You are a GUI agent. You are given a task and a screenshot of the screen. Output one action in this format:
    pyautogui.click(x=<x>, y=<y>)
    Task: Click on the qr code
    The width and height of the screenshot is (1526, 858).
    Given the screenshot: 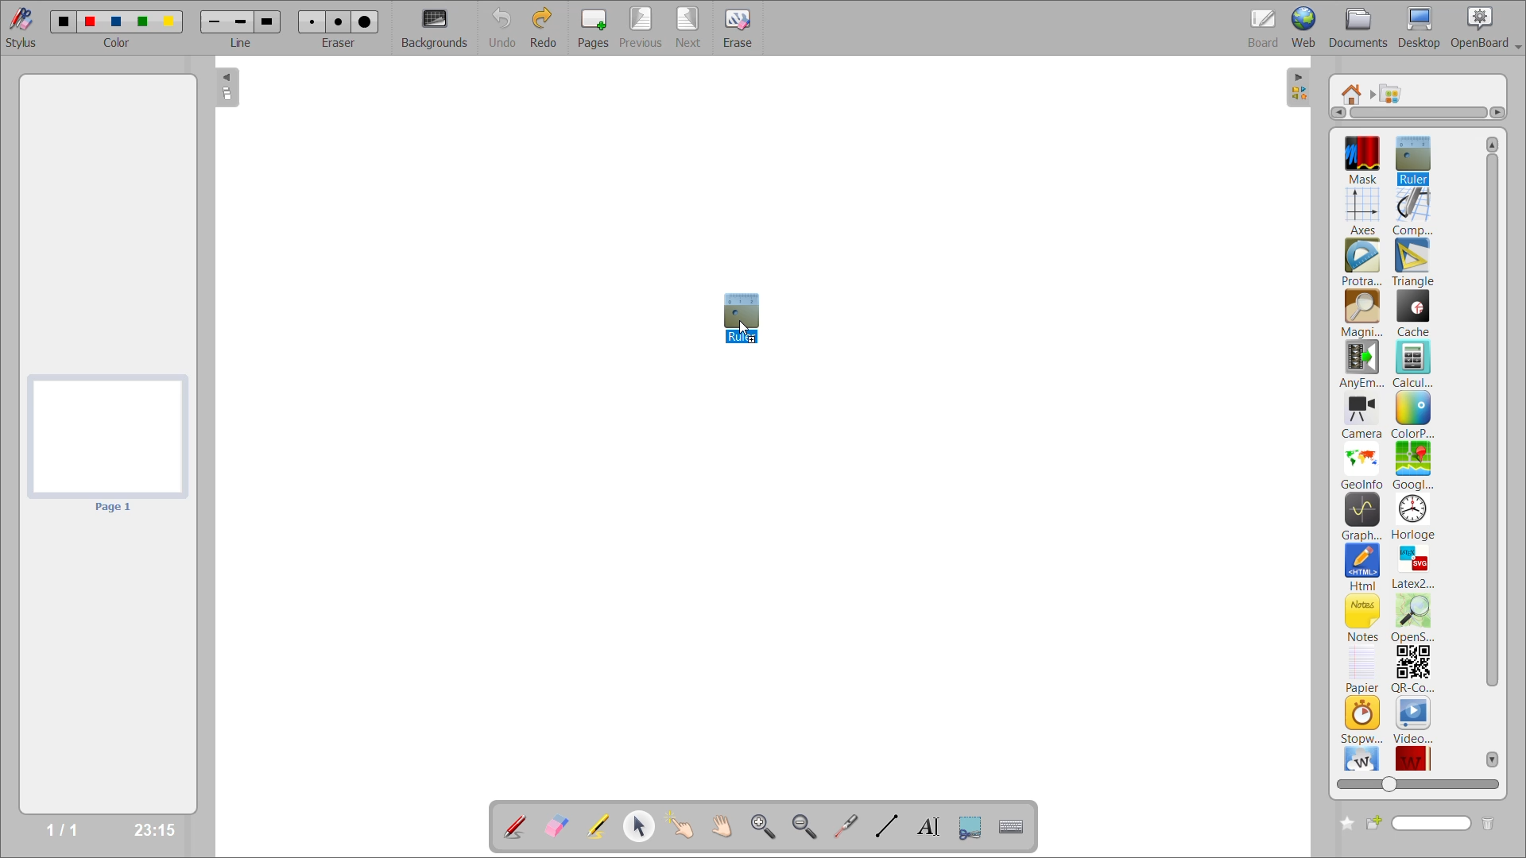 What is the action you would take?
    pyautogui.click(x=1413, y=670)
    